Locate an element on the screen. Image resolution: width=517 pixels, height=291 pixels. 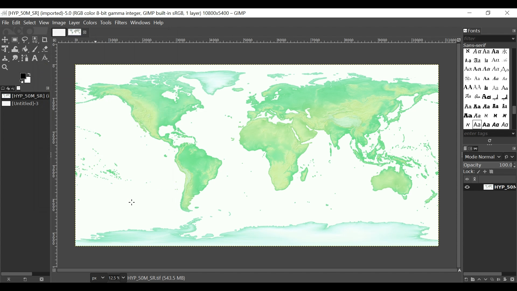
Windows is located at coordinates (141, 22).